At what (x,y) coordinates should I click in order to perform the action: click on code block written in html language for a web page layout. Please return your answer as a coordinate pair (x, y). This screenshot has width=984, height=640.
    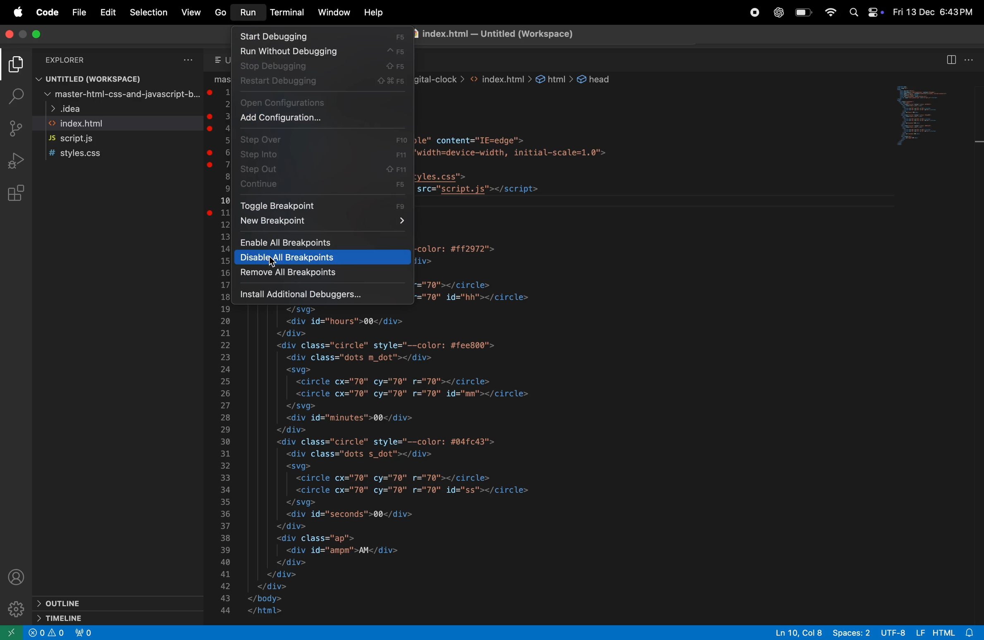
    Looking at the image, I should click on (535, 470).